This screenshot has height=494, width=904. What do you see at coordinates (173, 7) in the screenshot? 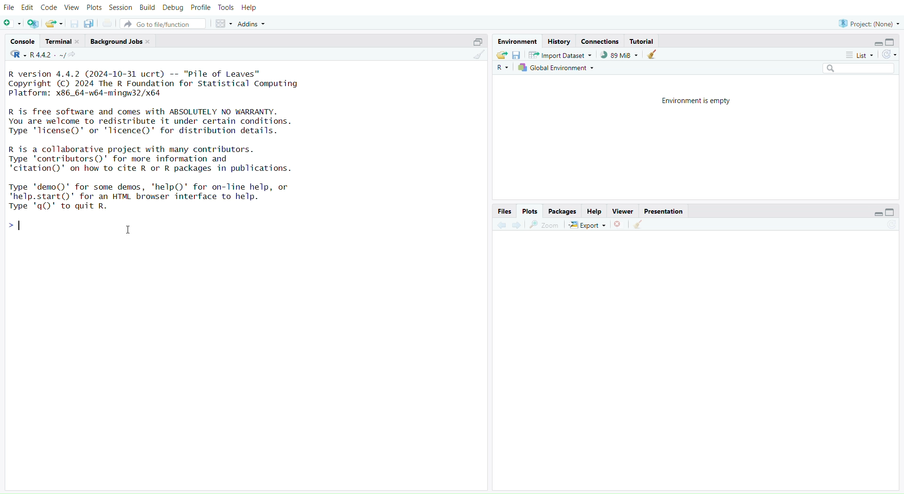
I see `Debug` at bounding box center [173, 7].